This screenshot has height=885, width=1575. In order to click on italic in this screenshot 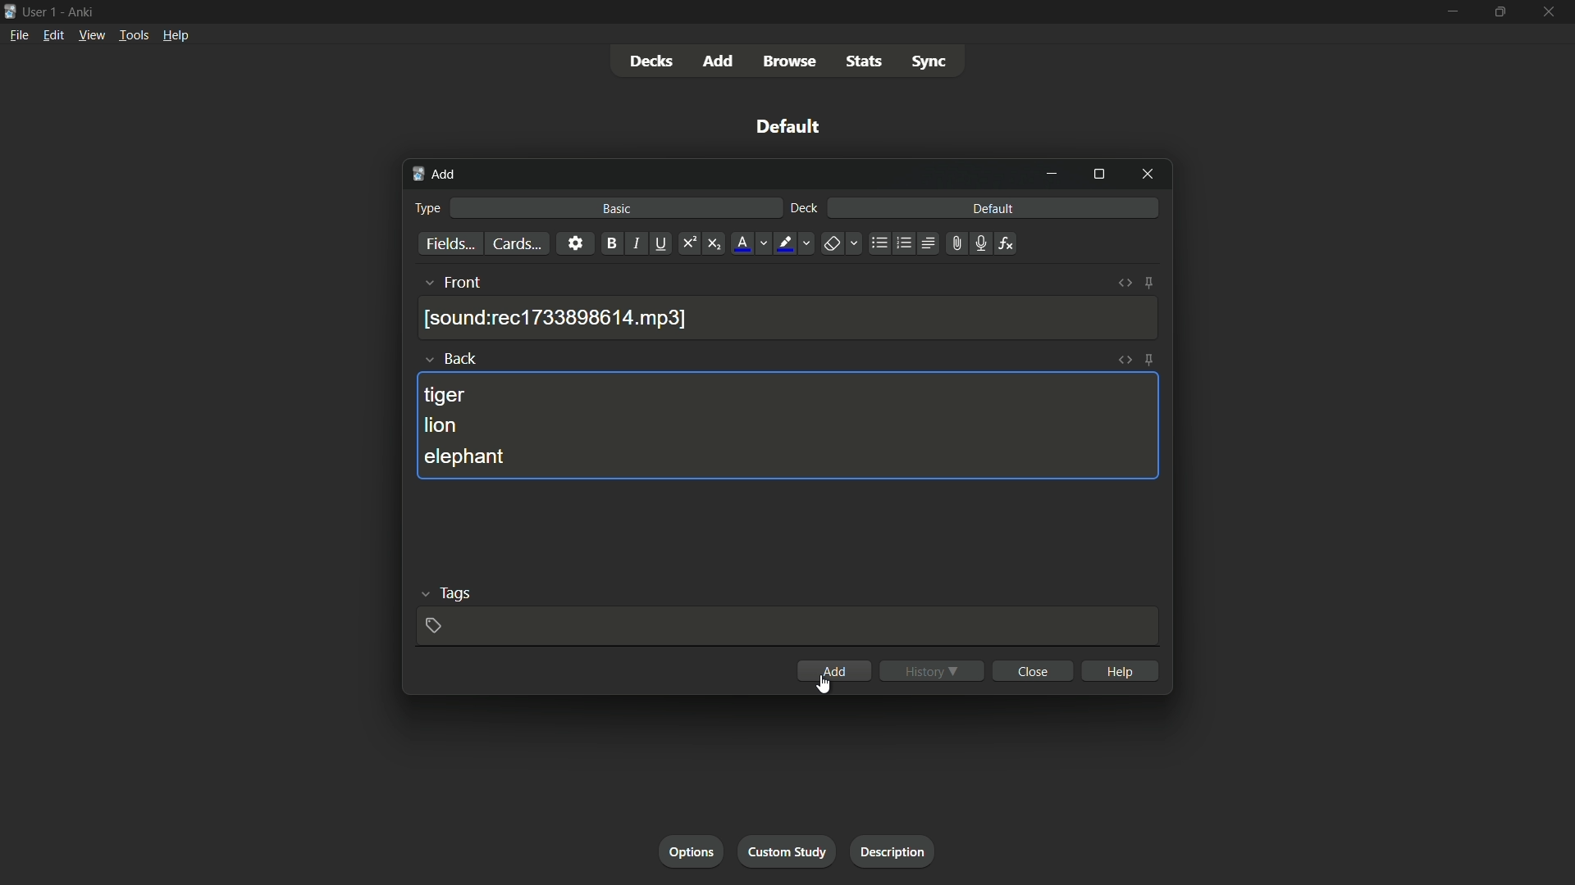, I will do `click(637, 245)`.